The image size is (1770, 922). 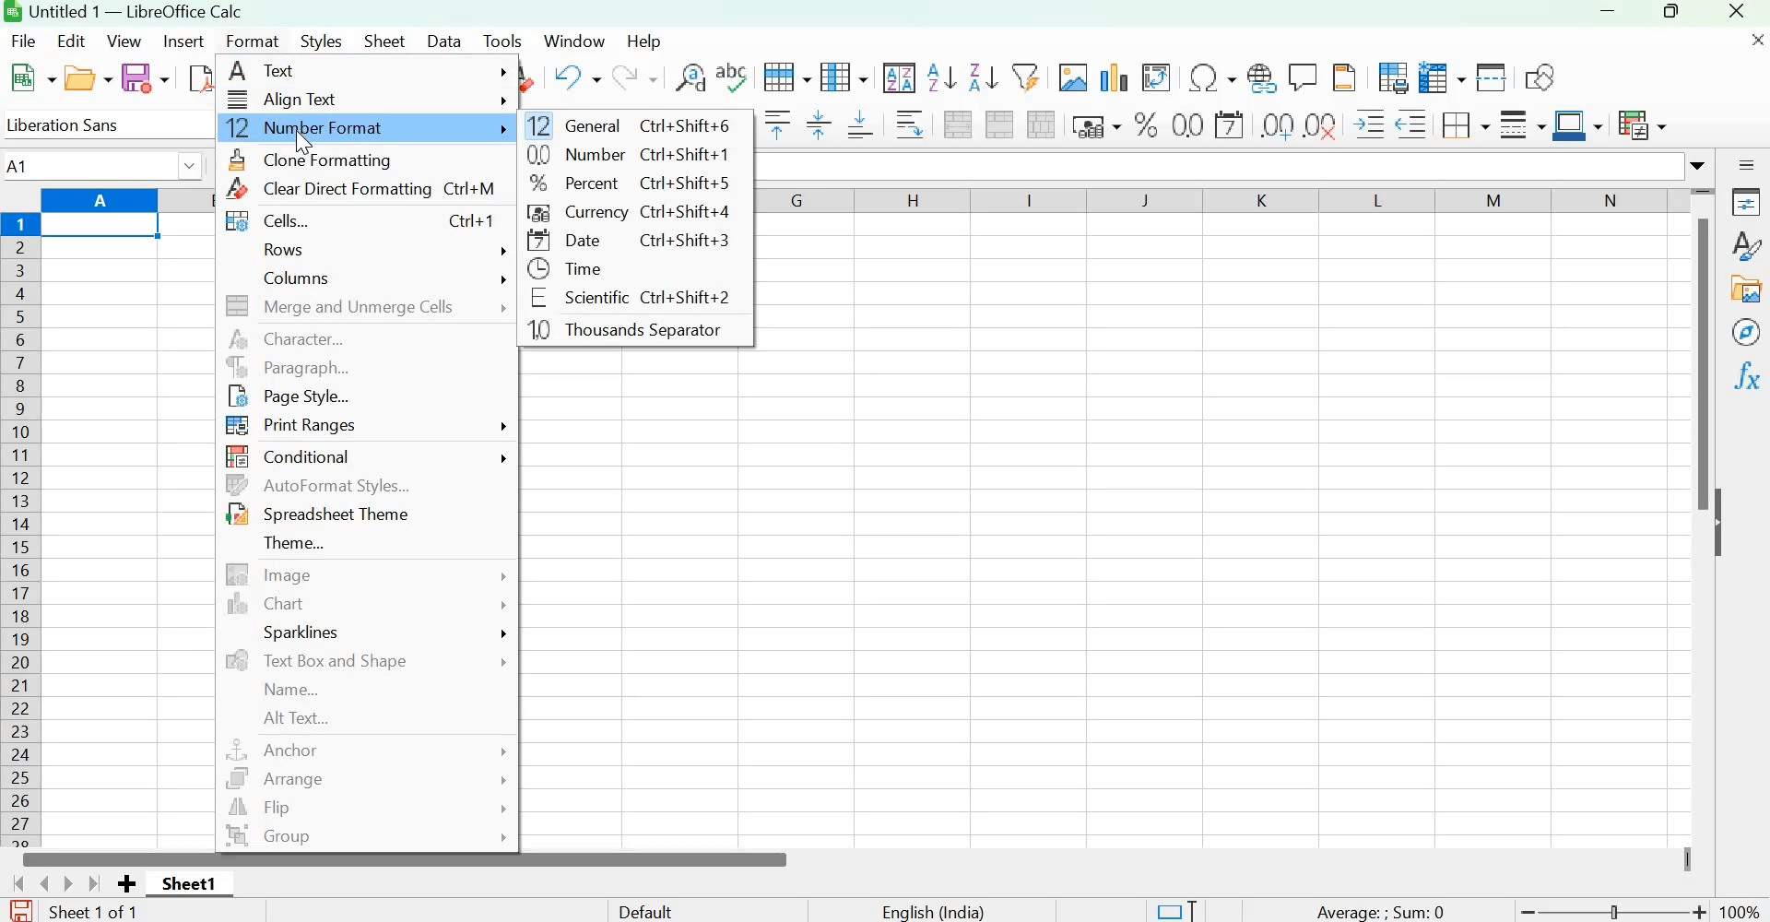 I want to click on Export directly as PDF, so click(x=199, y=80).